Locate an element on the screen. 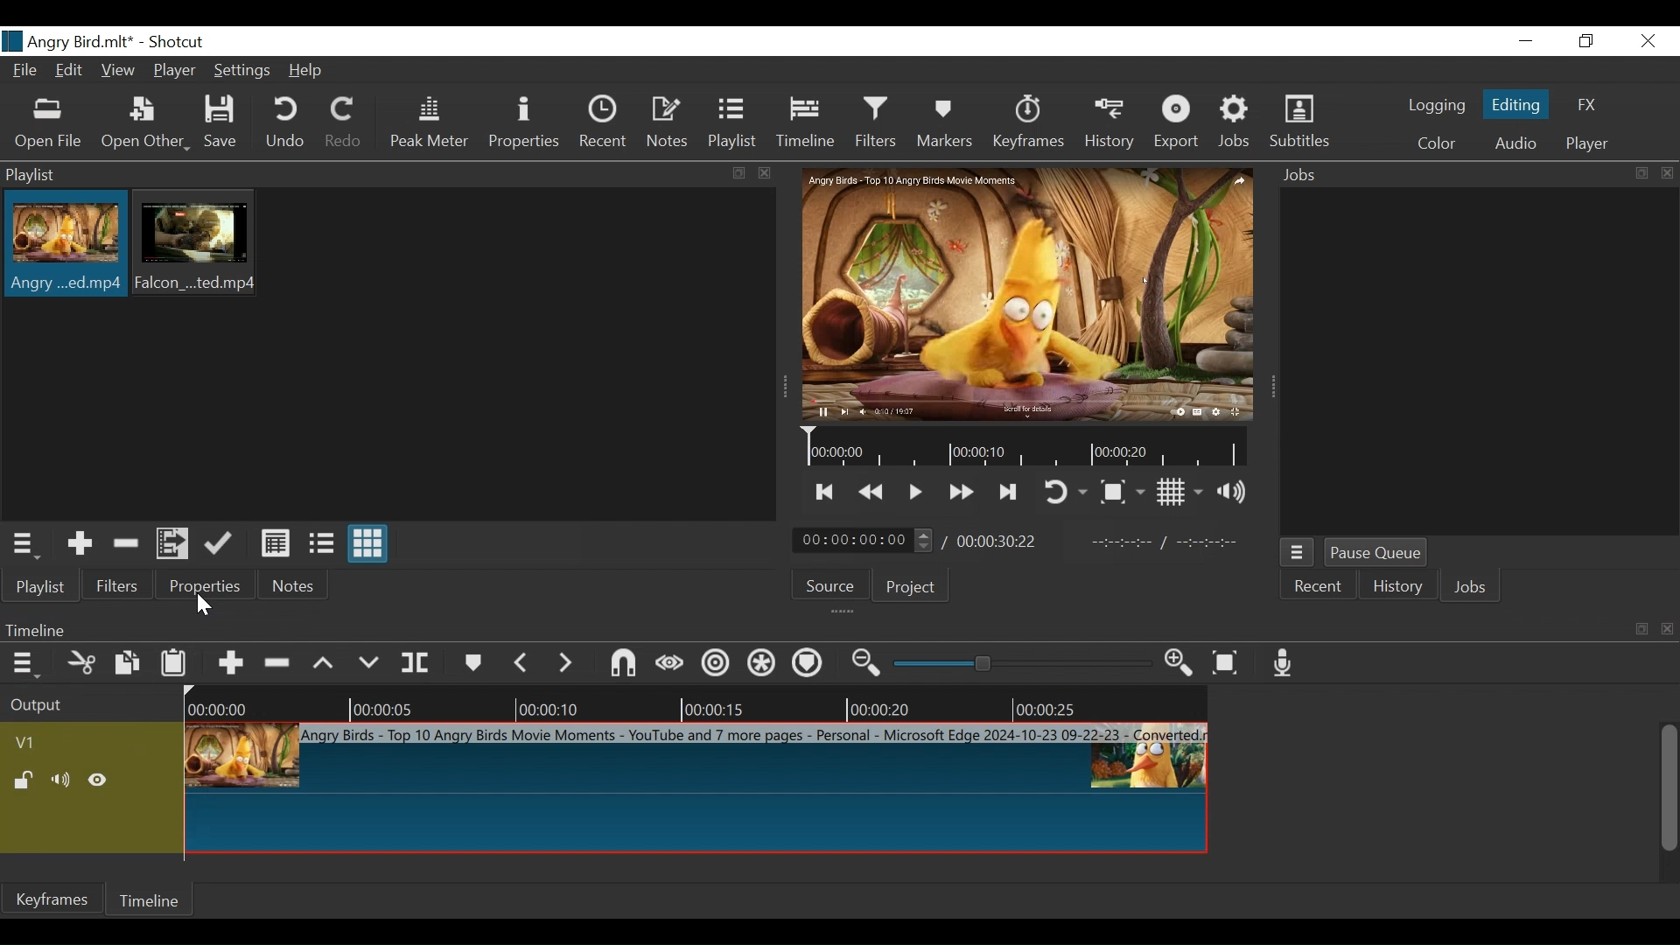 The height and width of the screenshot is (945, 1680). Playlist is located at coordinates (40, 587).